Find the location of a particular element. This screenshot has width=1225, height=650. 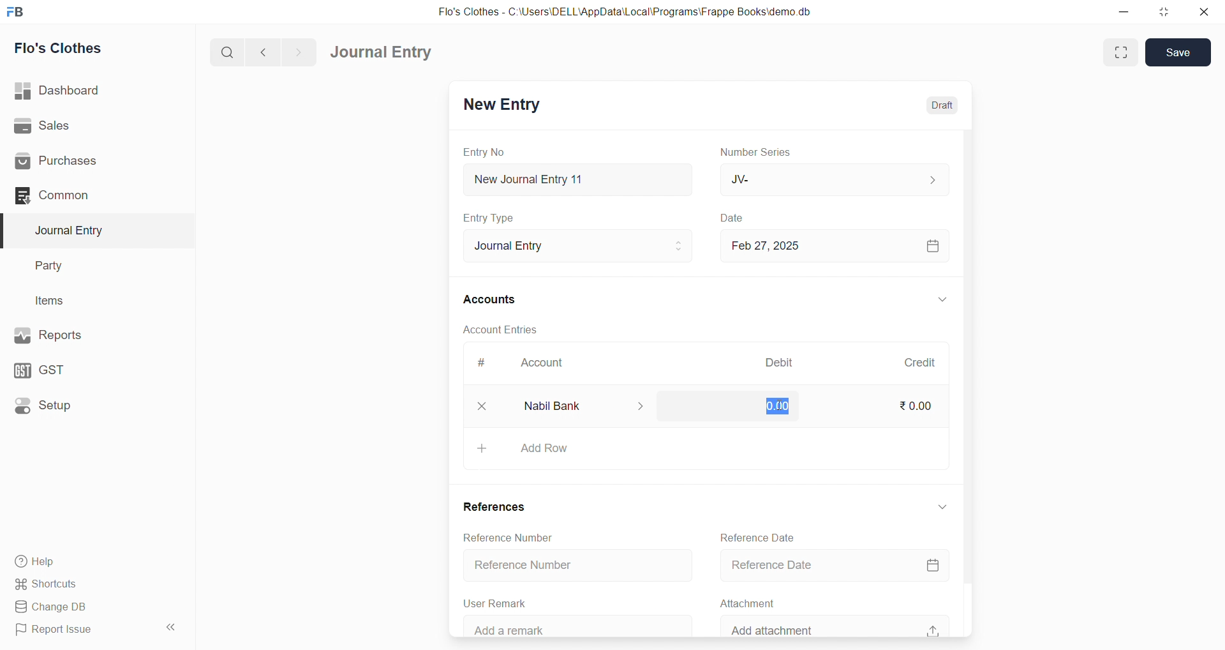

Common is located at coordinates (77, 196).